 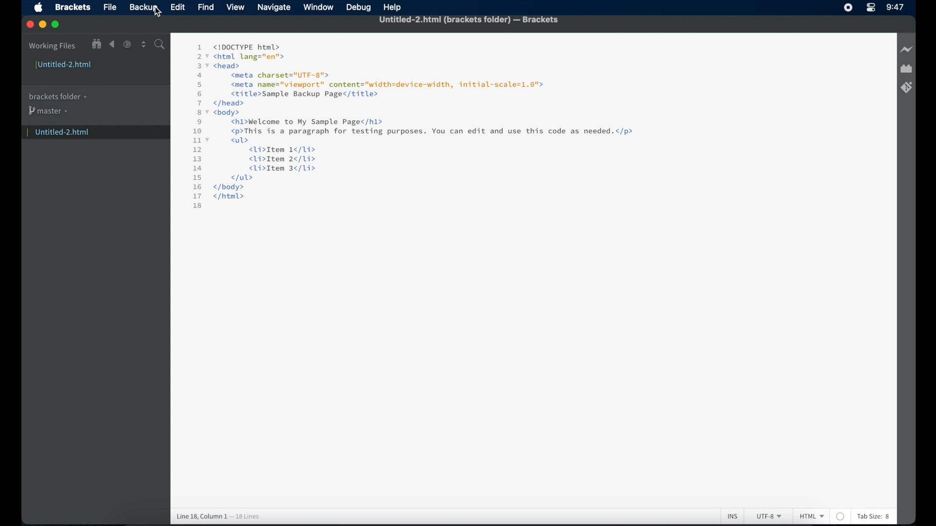 What do you see at coordinates (30, 25) in the screenshot?
I see `close` at bounding box center [30, 25].